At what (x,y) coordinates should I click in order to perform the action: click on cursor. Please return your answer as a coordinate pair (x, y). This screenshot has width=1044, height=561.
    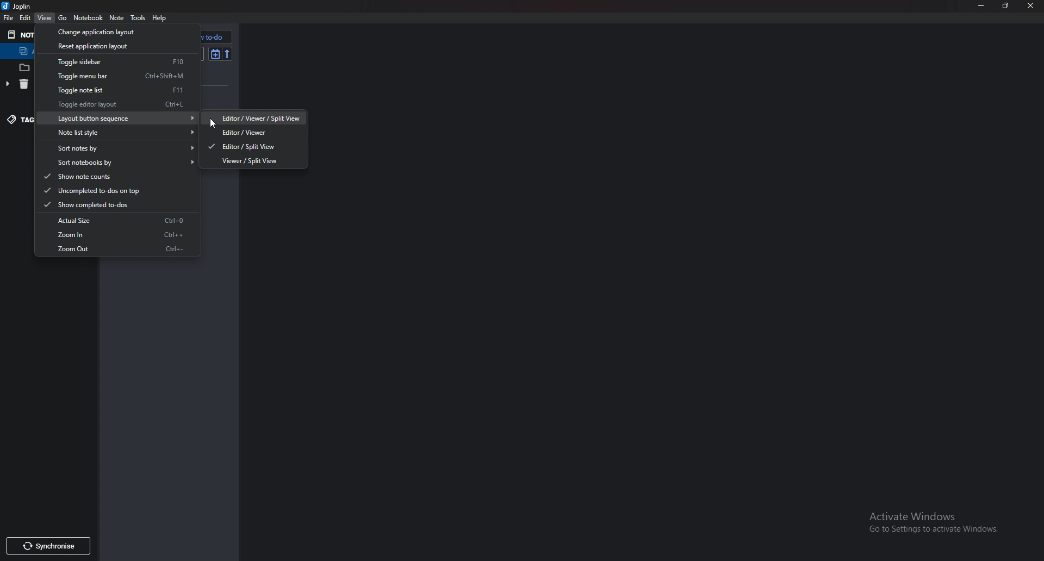
    Looking at the image, I should click on (213, 122).